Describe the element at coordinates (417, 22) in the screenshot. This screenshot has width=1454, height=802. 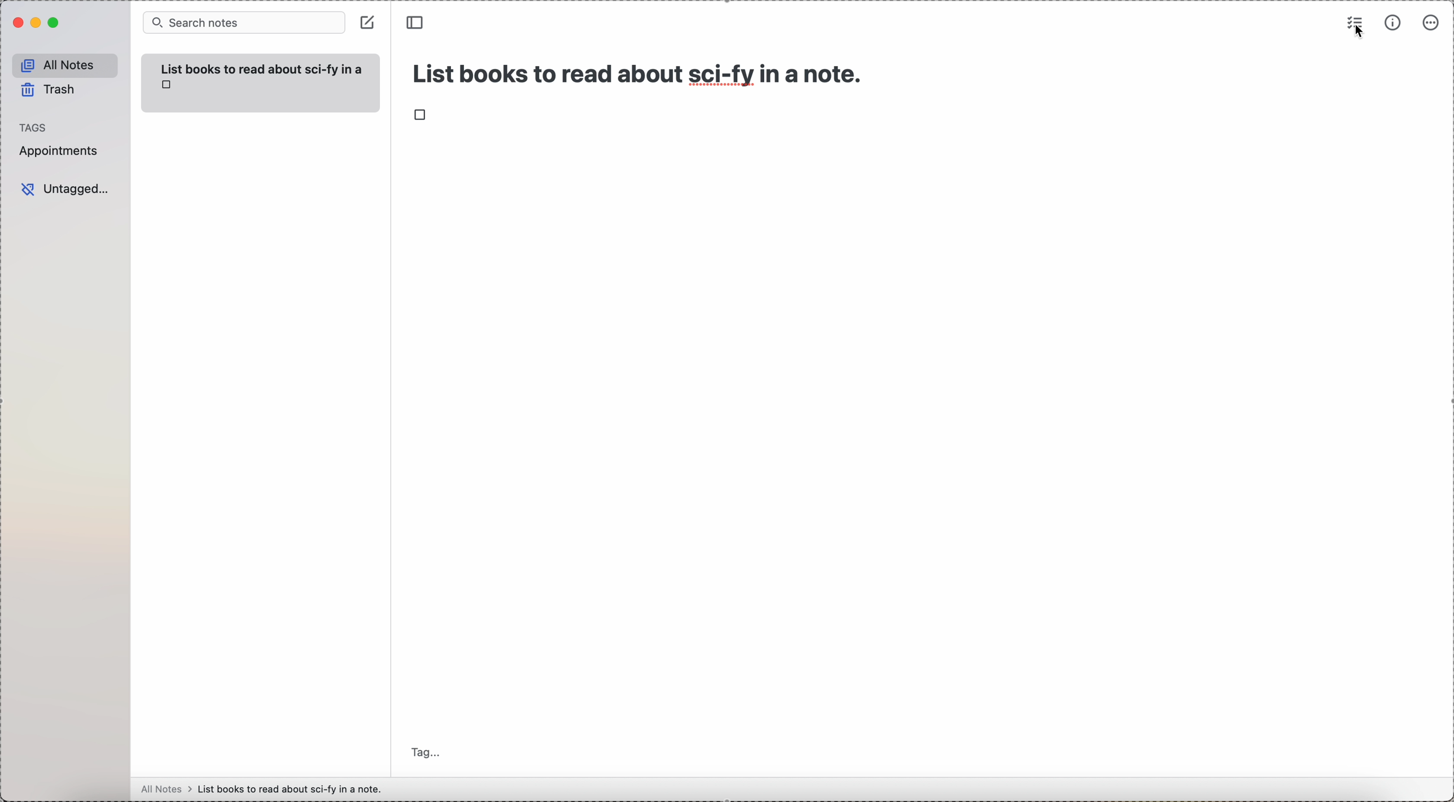
I see `toggle sidebar` at that location.